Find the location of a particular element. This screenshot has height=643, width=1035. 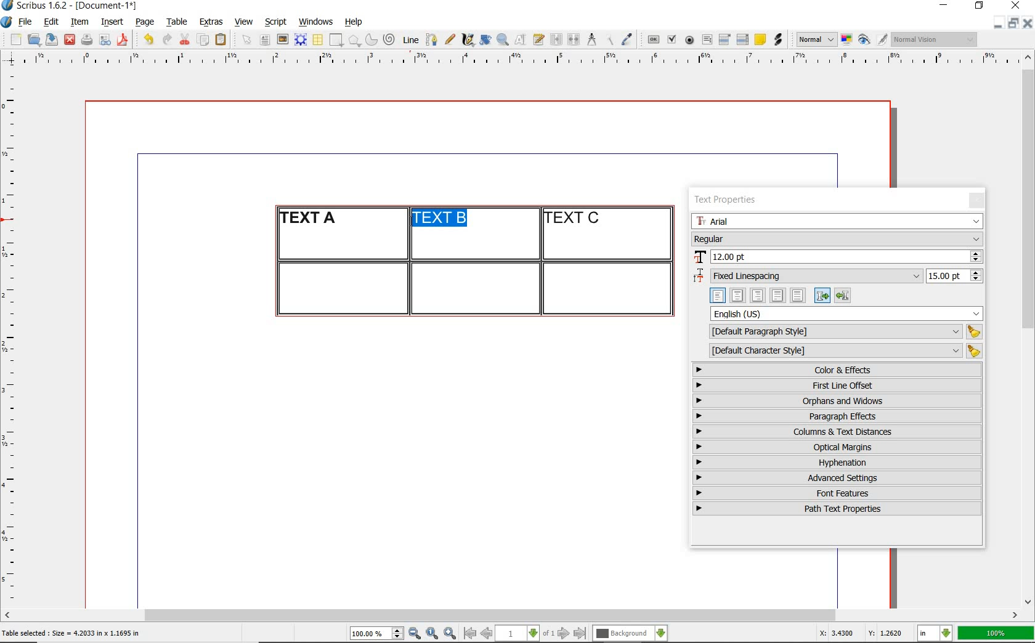

edit is located at coordinates (52, 22).